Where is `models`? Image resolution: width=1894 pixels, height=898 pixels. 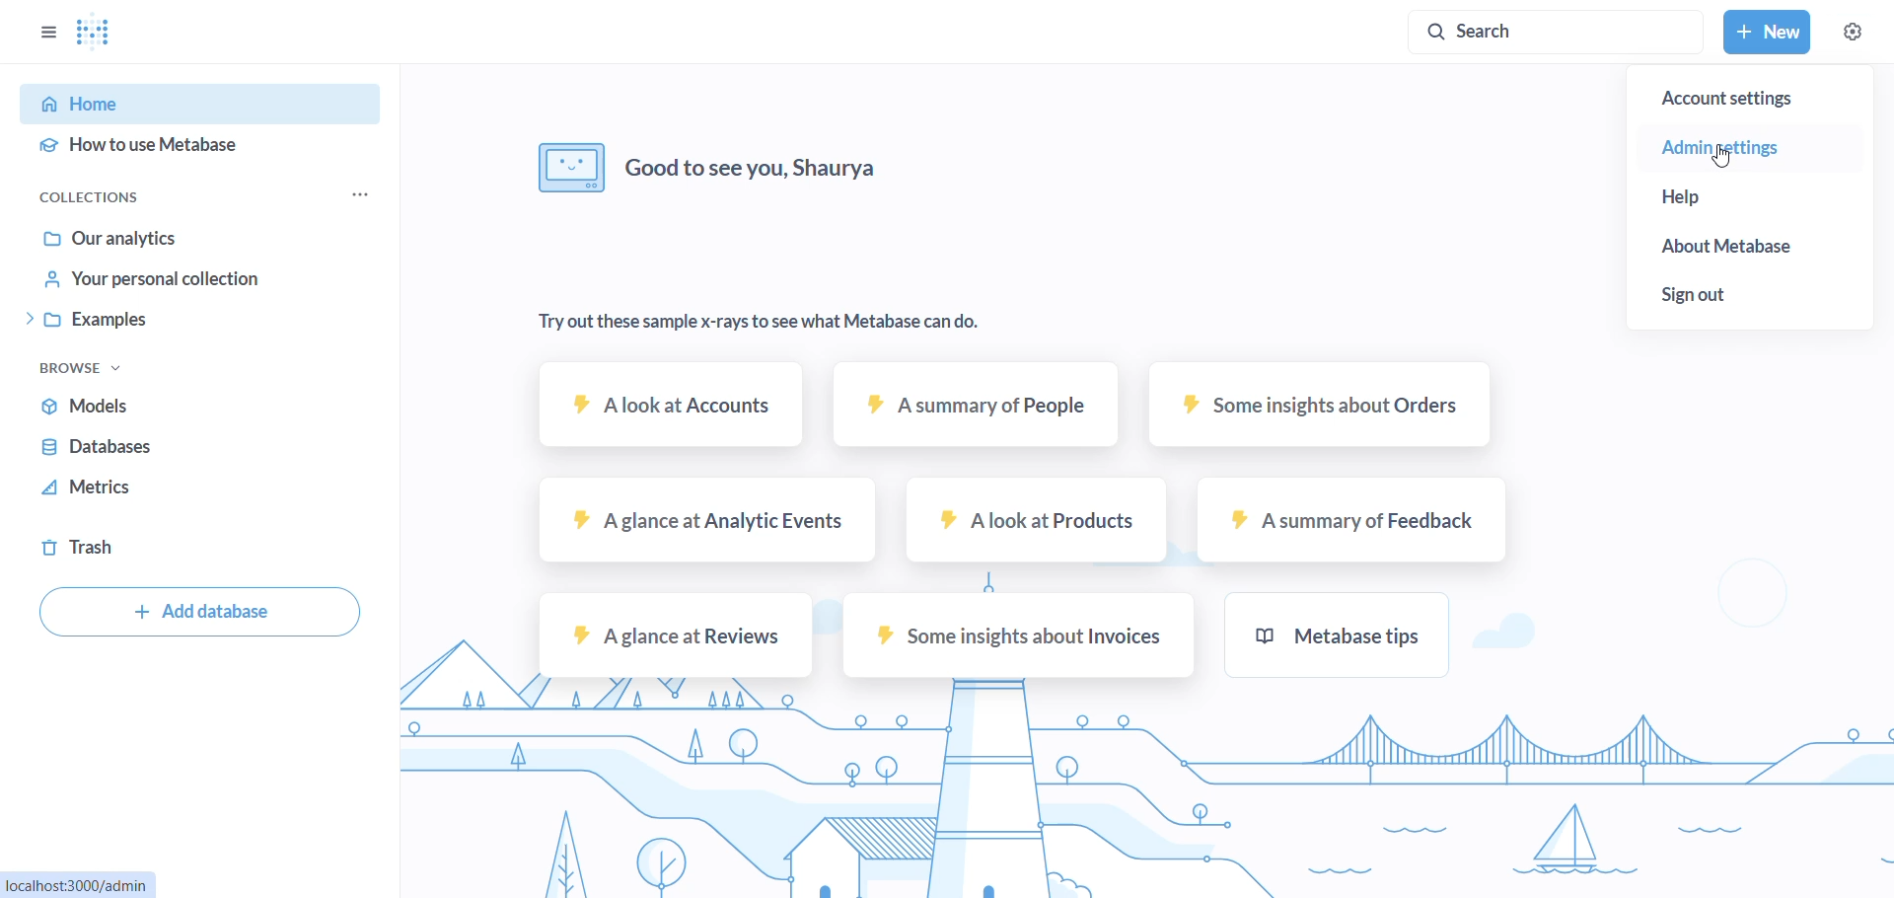 models is located at coordinates (111, 410).